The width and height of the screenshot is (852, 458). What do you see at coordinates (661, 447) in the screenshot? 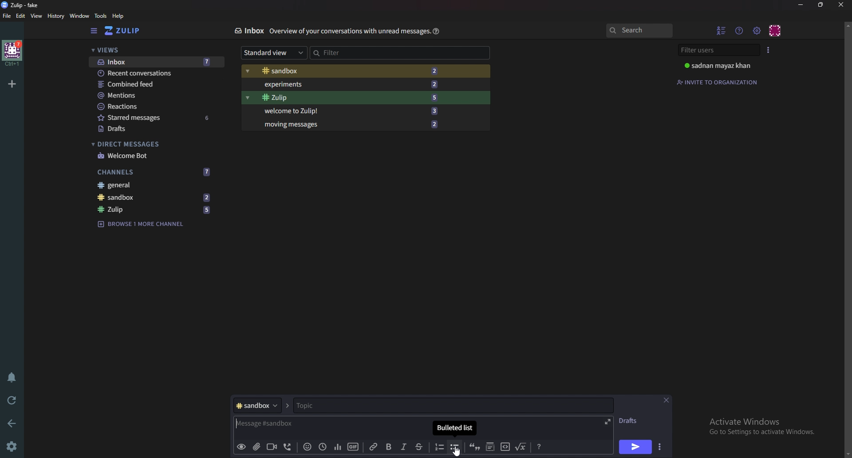
I see `Send options` at bounding box center [661, 447].